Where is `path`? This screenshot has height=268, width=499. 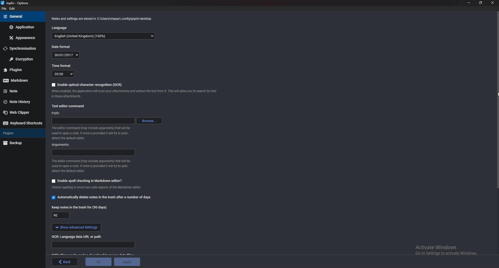
path is located at coordinates (93, 120).